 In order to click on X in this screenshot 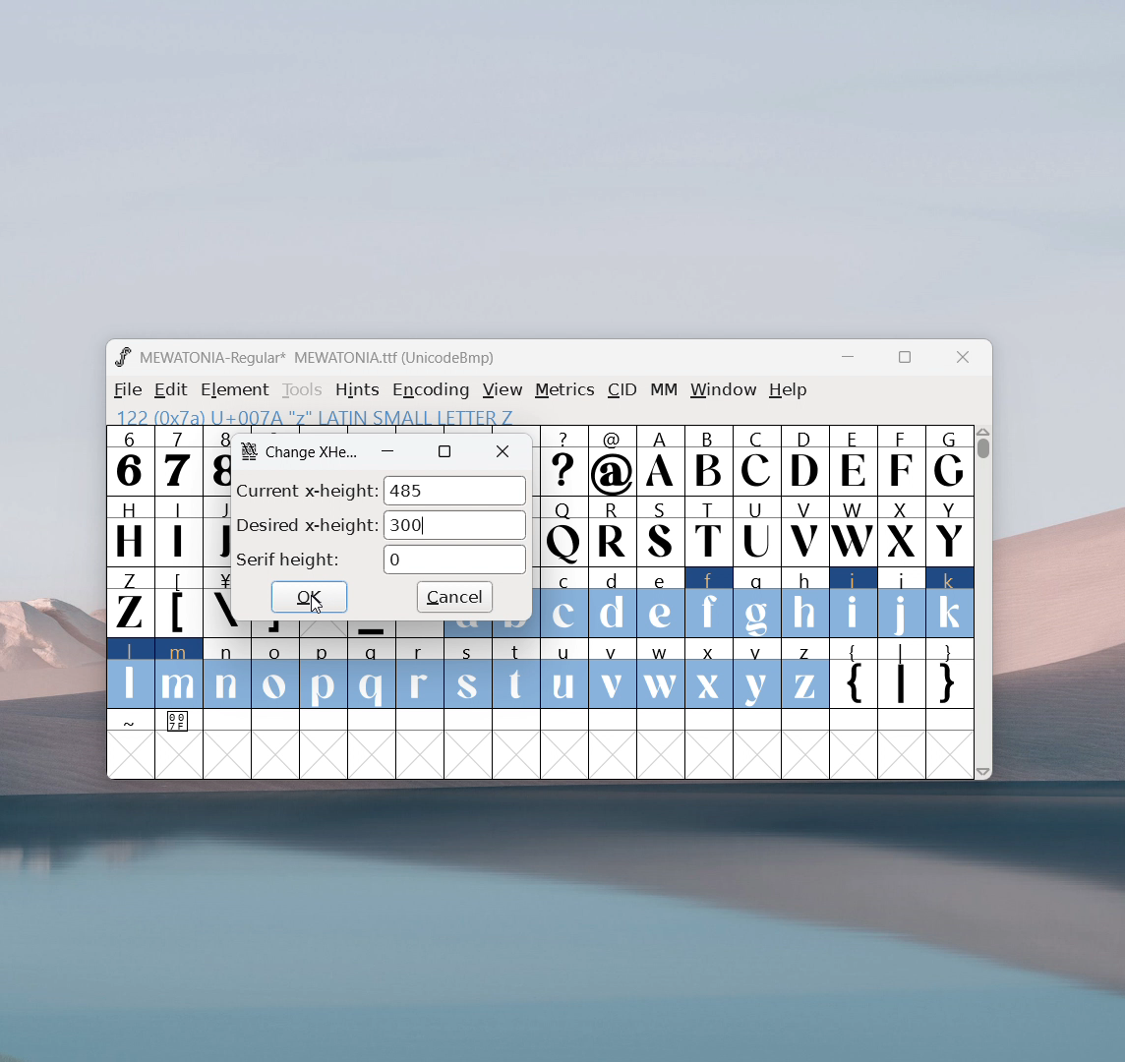, I will do `click(902, 530)`.